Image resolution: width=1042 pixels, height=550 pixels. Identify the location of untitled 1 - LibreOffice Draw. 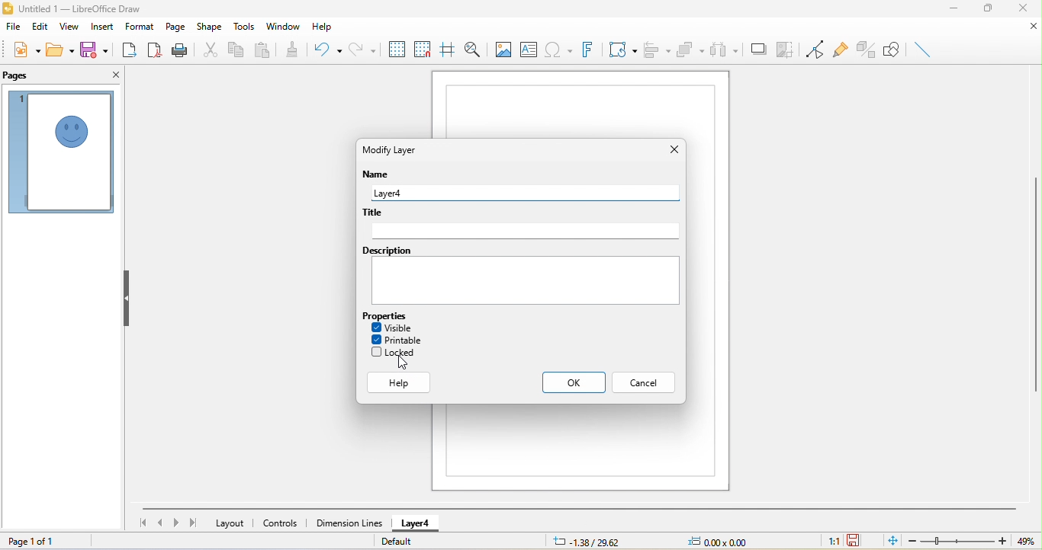
(82, 9).